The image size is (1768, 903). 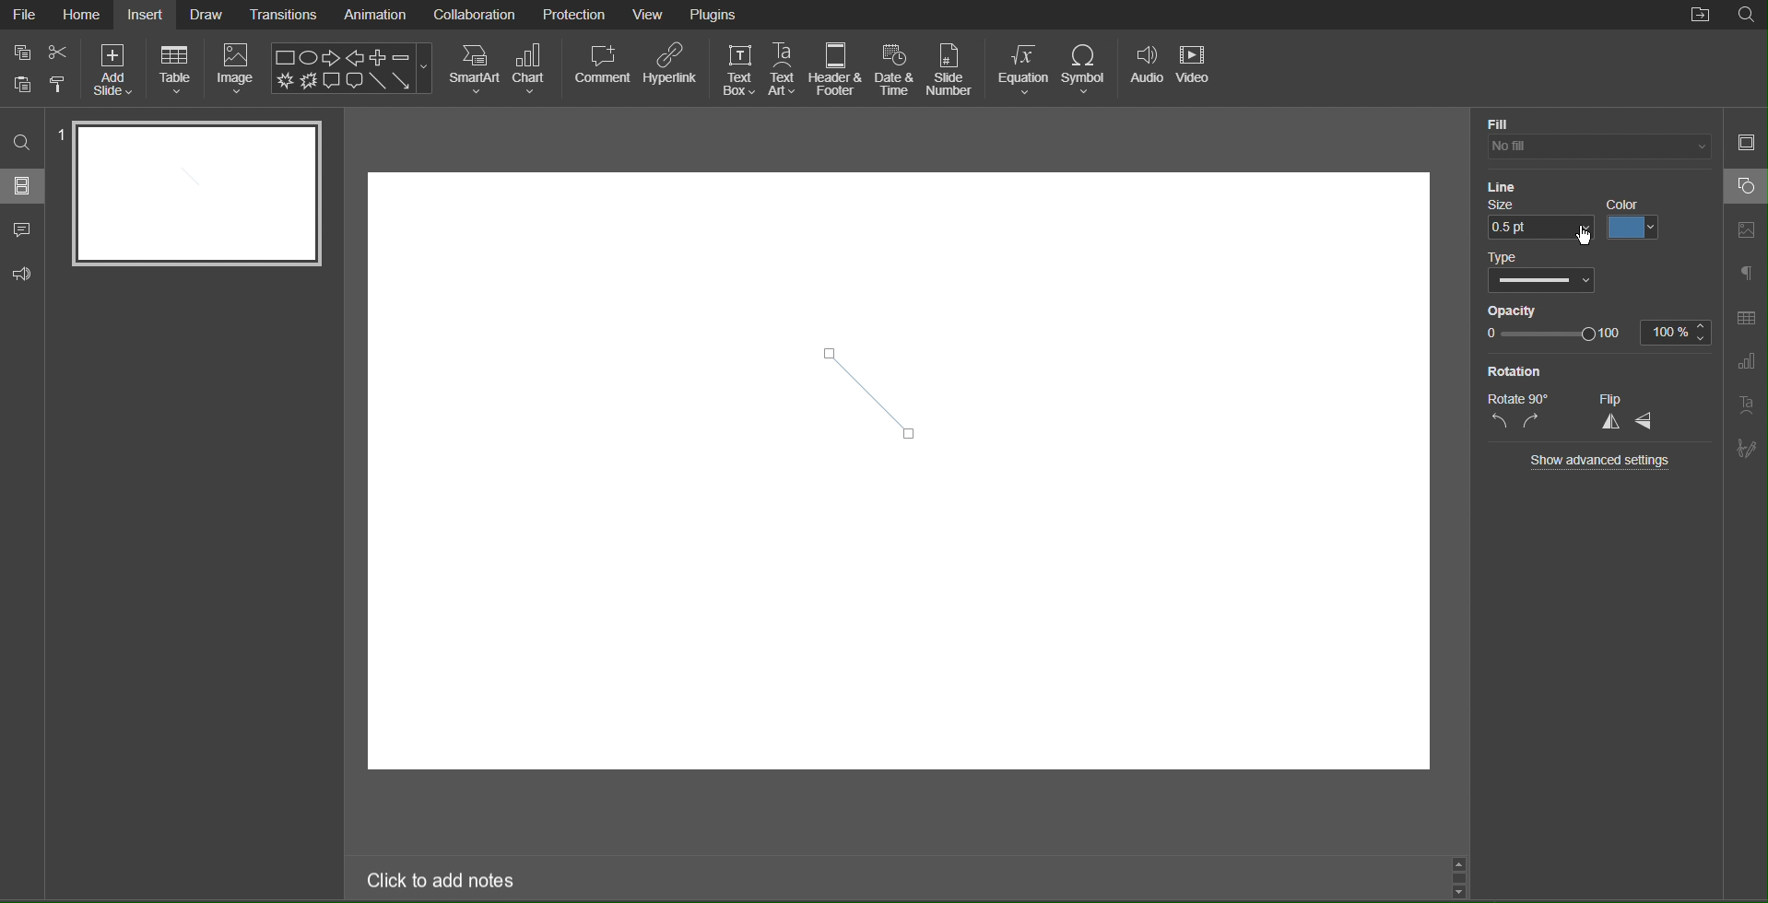 I want to click on Show advanced settings, so click(x=1604, y=460).